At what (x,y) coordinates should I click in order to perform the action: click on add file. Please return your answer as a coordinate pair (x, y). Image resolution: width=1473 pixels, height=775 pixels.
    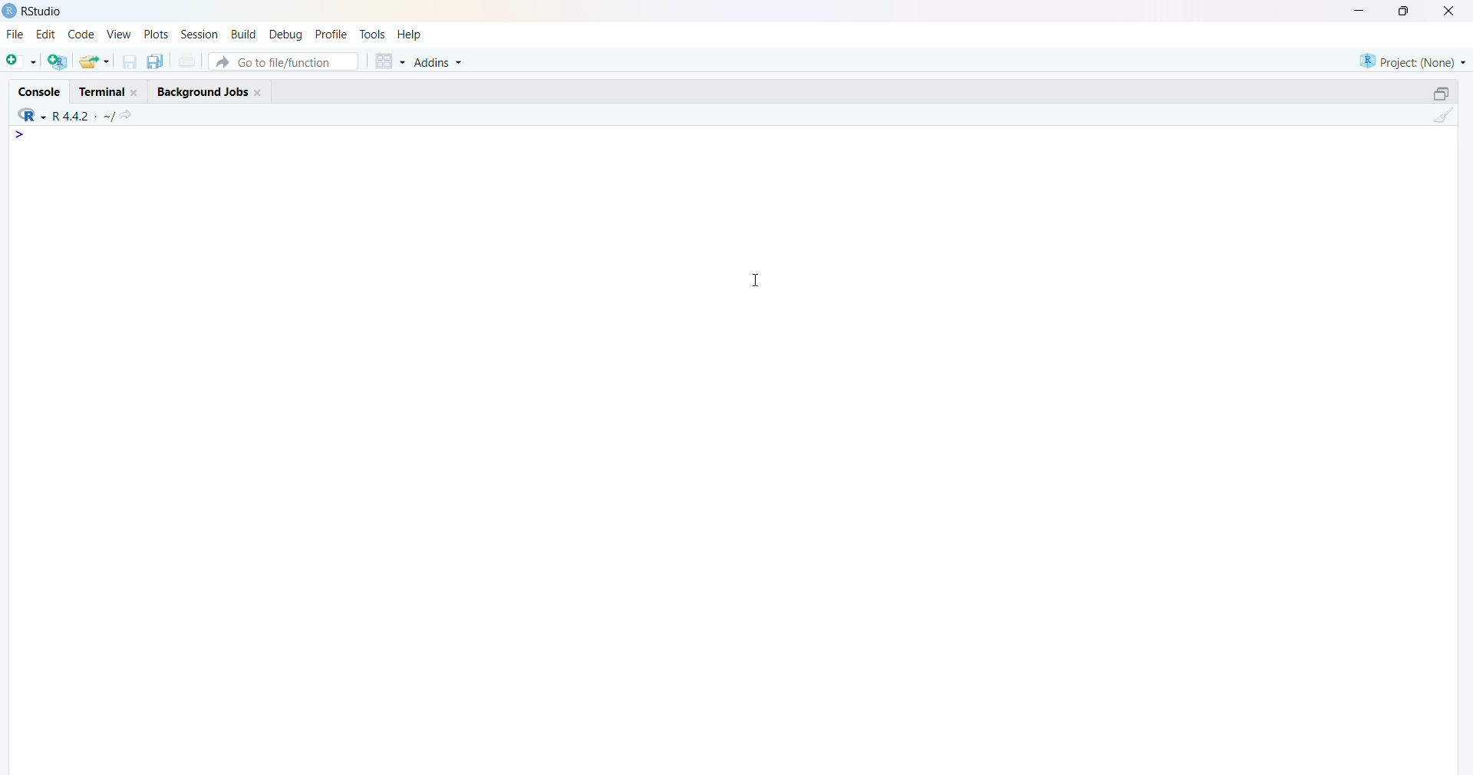
    Looking at the image, I should click on (59, 61).